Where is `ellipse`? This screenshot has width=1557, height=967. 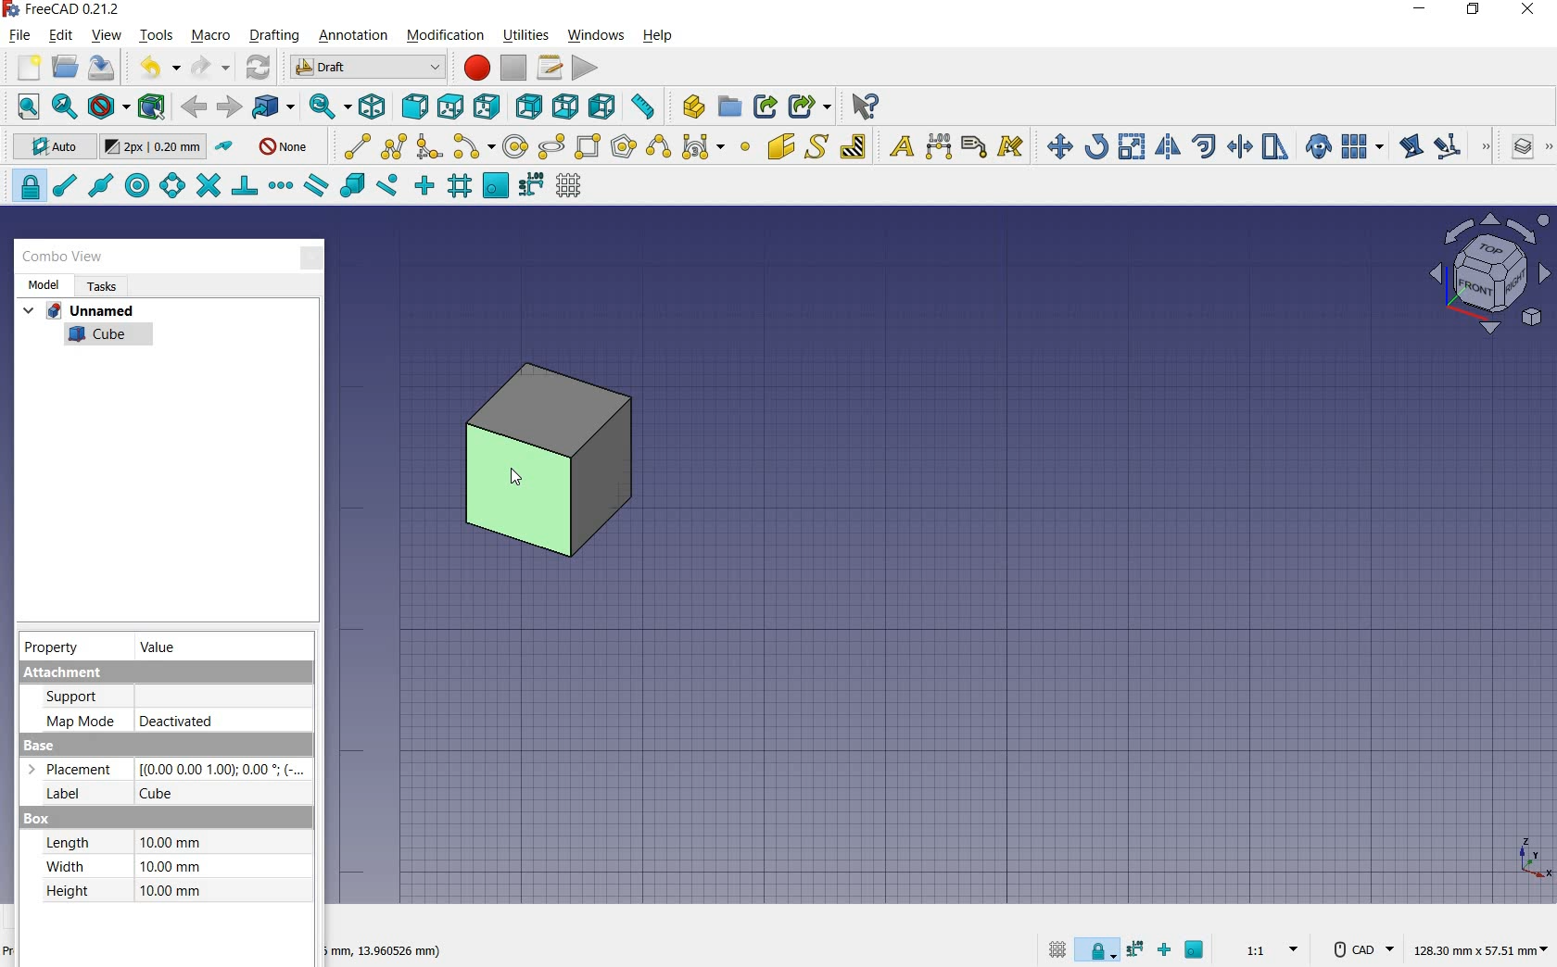 ellipse is located at coordinates (552, 147).